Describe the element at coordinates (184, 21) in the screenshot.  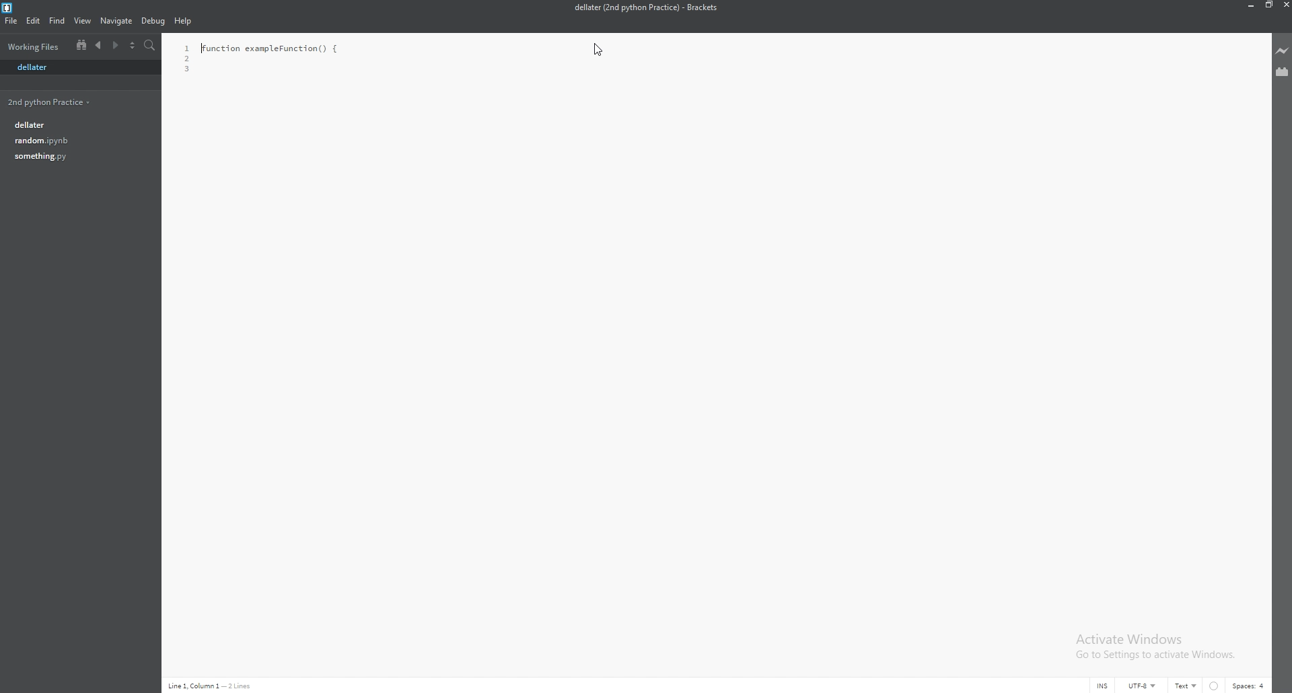
I see `help` at that location.